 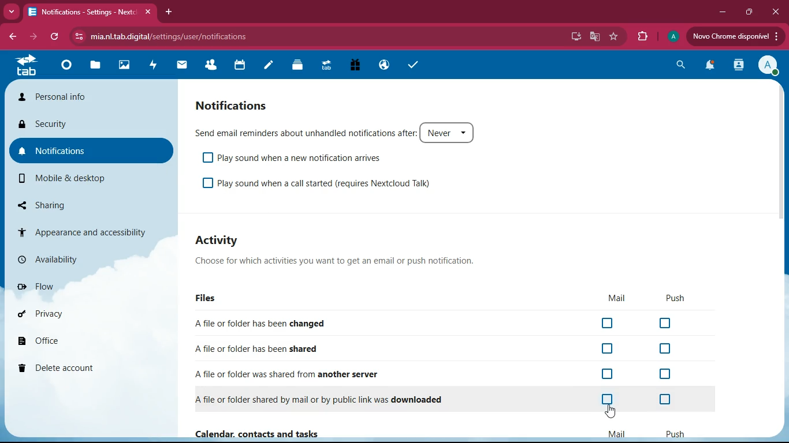 What do you see at coordinates (268, 66) in the screenshot?
I see `notes` at bounding box center [268, 66].